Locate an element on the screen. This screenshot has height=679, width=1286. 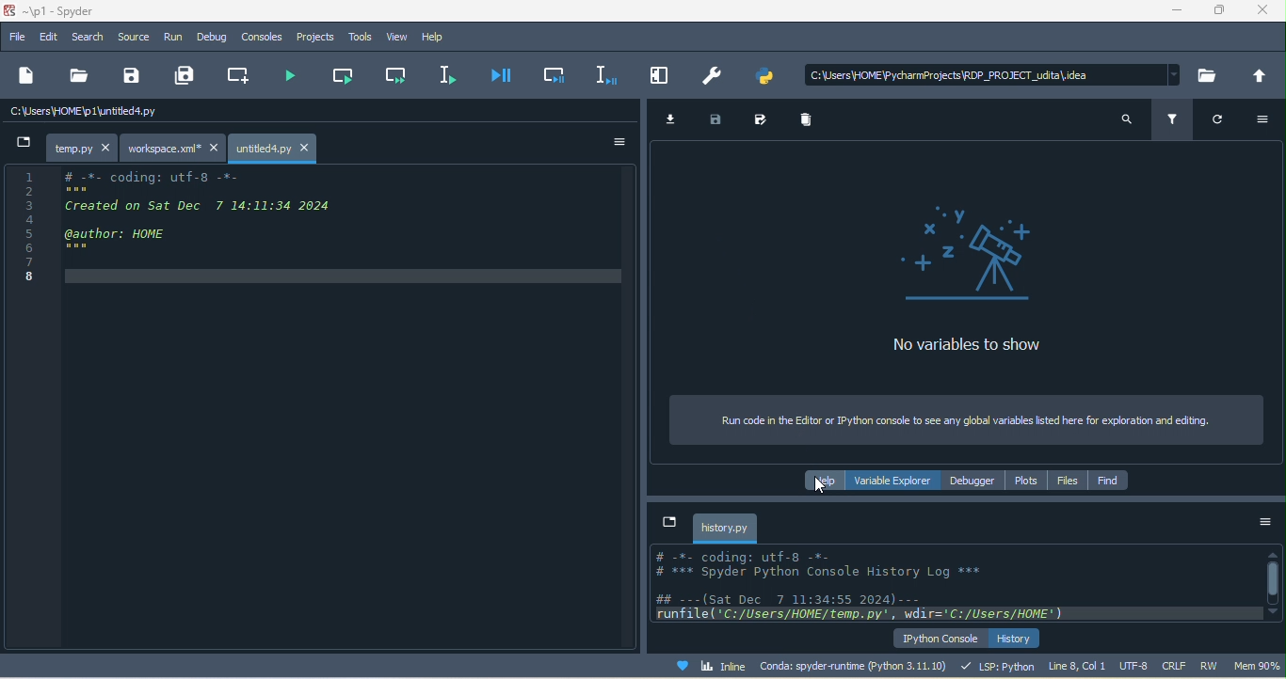
edit is located at coordinates (52, 38).